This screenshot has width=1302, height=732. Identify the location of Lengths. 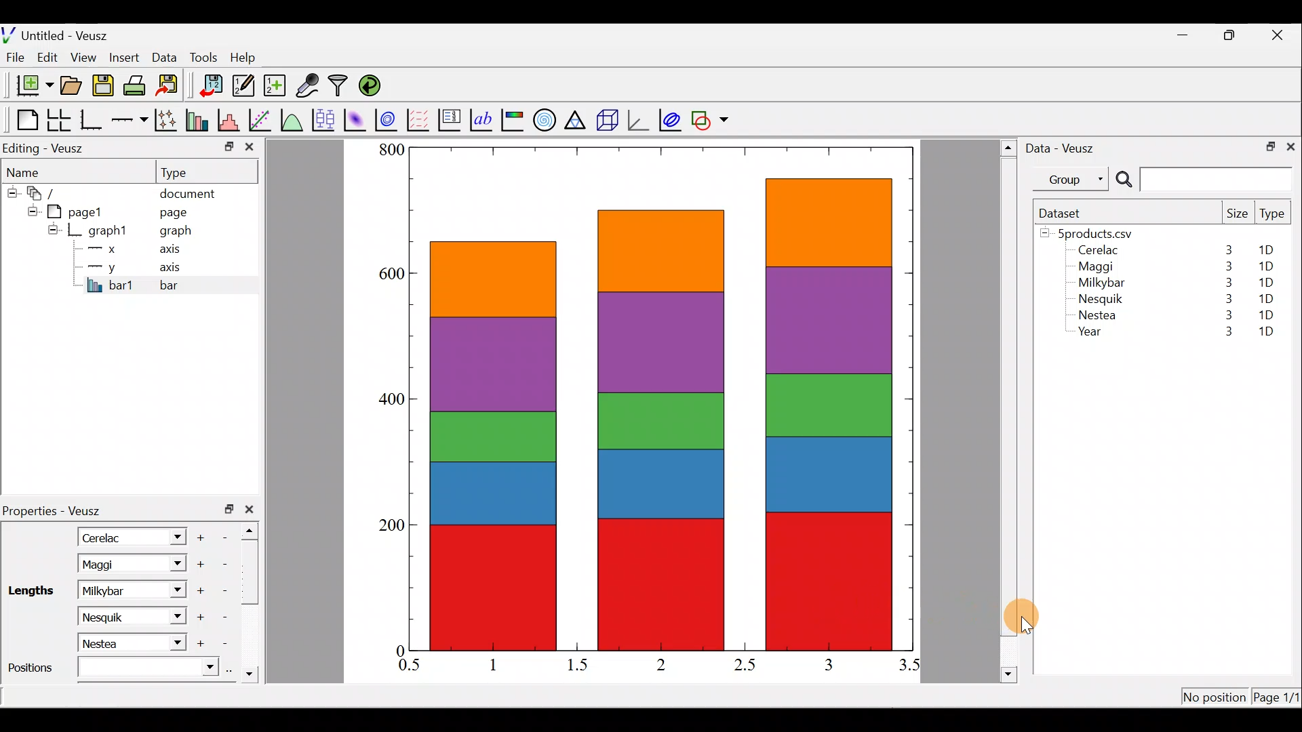
(32, 590).